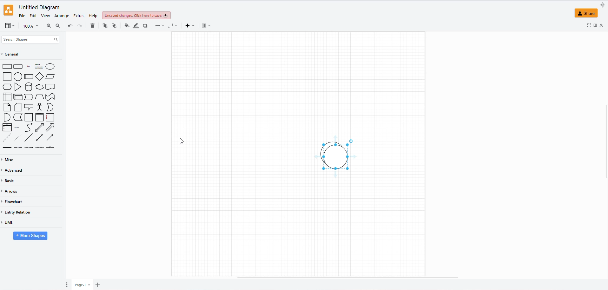  Describe the element at coordinates (30, 26) in the screenshot. I see `ZOOM` at that location.